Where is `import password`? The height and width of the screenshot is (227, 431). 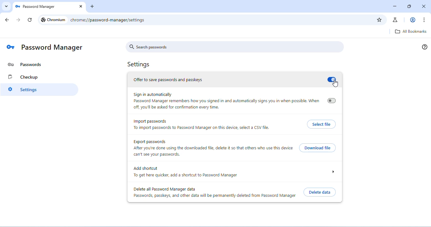
import password is located at coordinates (150, 121).